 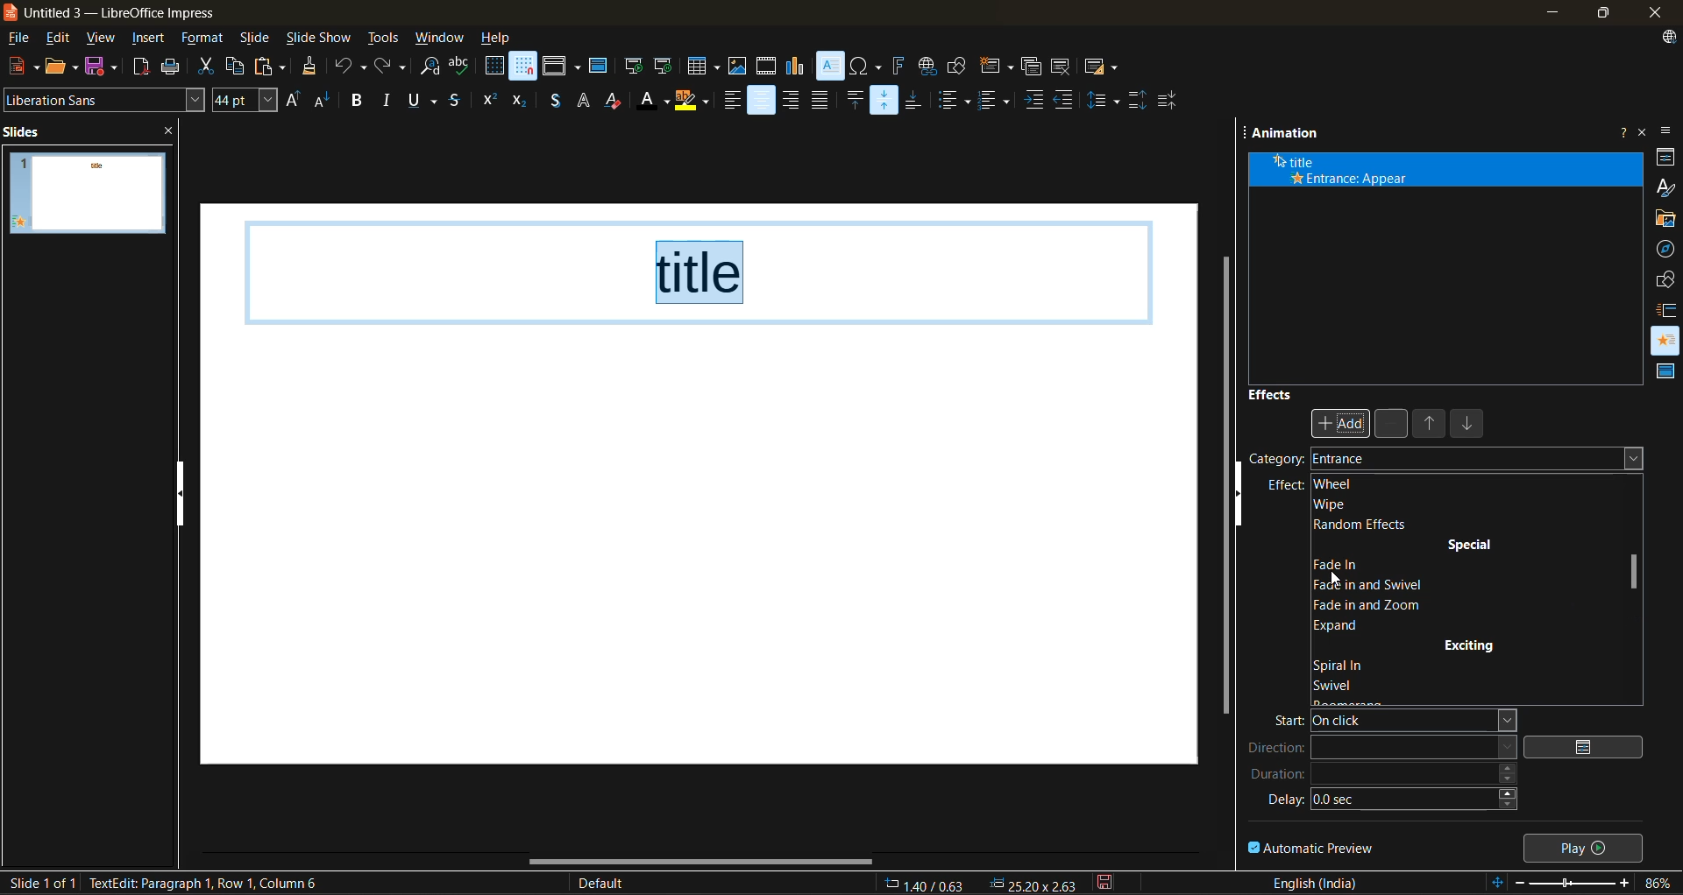 I want to click on bold, so click(x=359, y=101).